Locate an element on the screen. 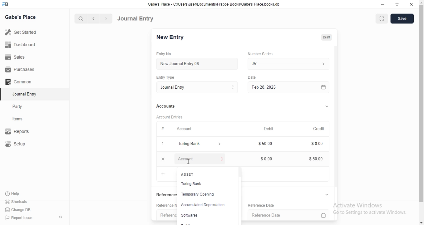 The height and width of the screenshot is (225, 424). search is located at coordinates (81, 19).